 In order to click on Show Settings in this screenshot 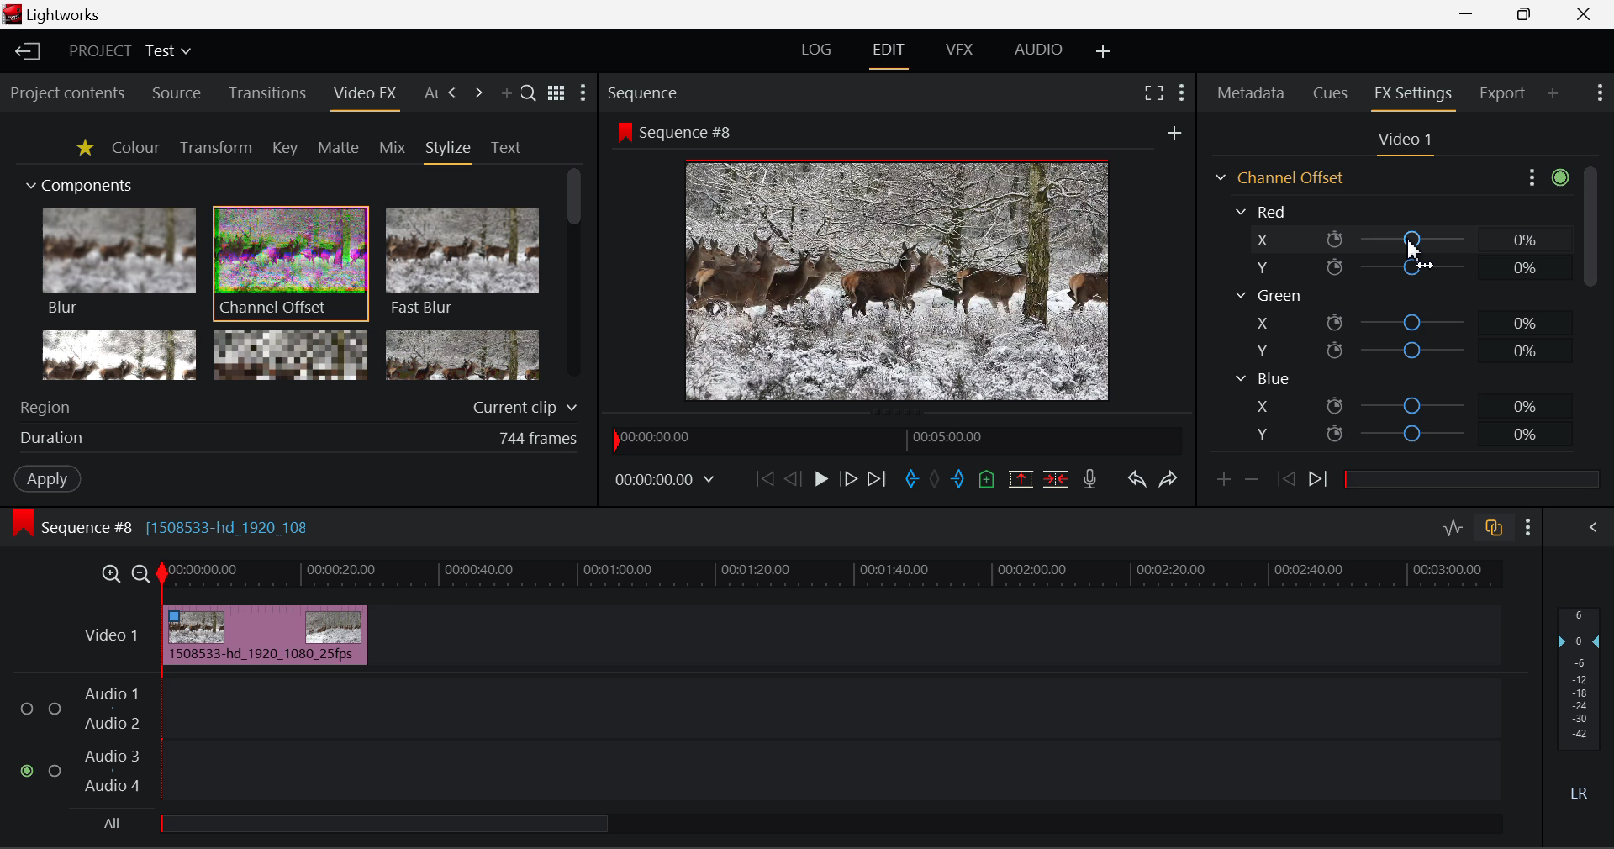, I will do `click(1527, 528)`.